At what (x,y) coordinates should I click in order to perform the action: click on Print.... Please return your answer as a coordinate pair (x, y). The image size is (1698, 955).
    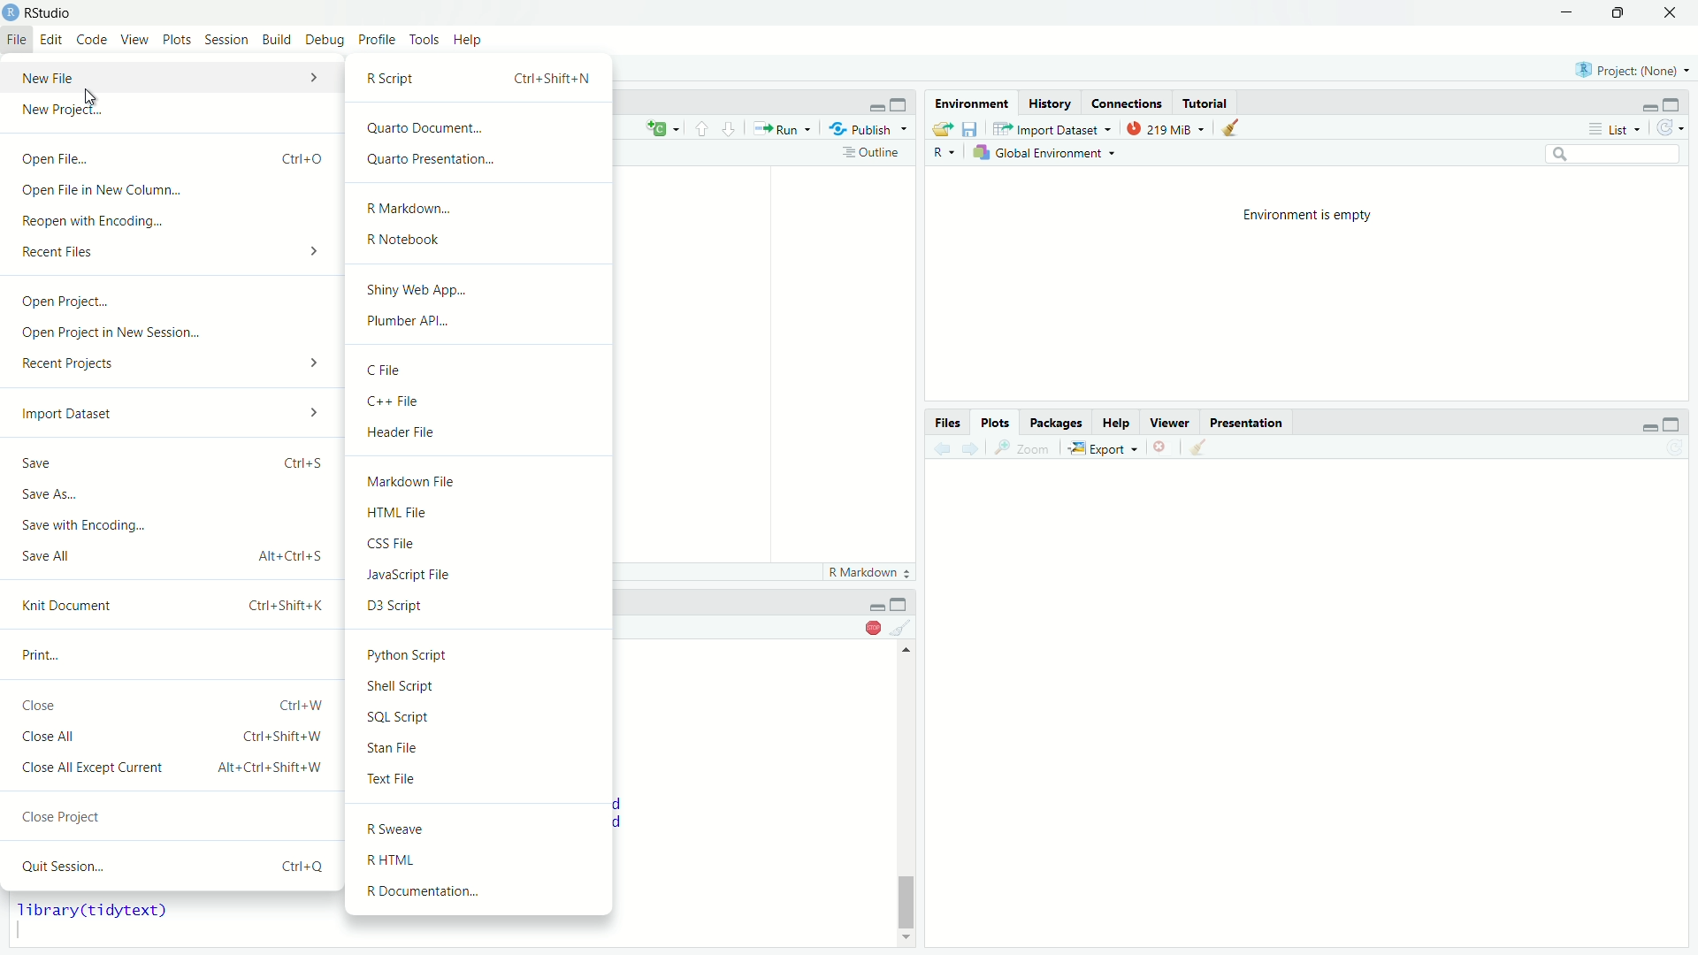
    Looking at the image, I should click on (171, 652).